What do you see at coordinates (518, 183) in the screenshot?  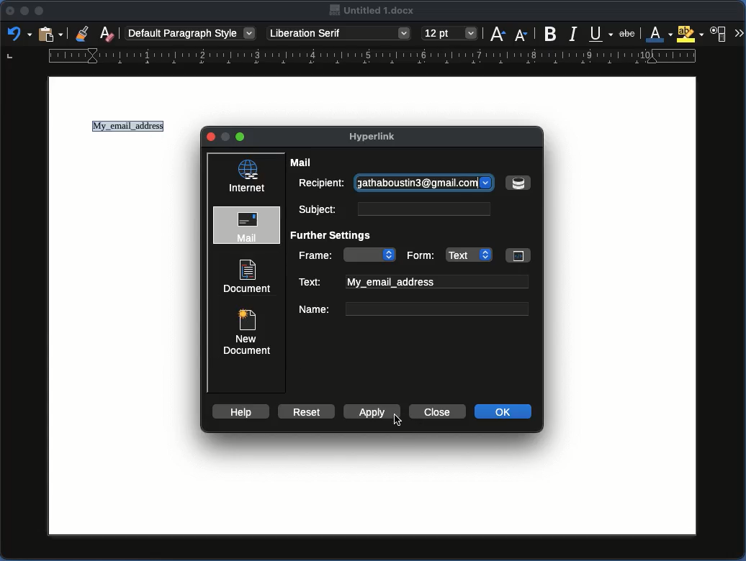 I see `Symbol` at bounding box center [518, 183].